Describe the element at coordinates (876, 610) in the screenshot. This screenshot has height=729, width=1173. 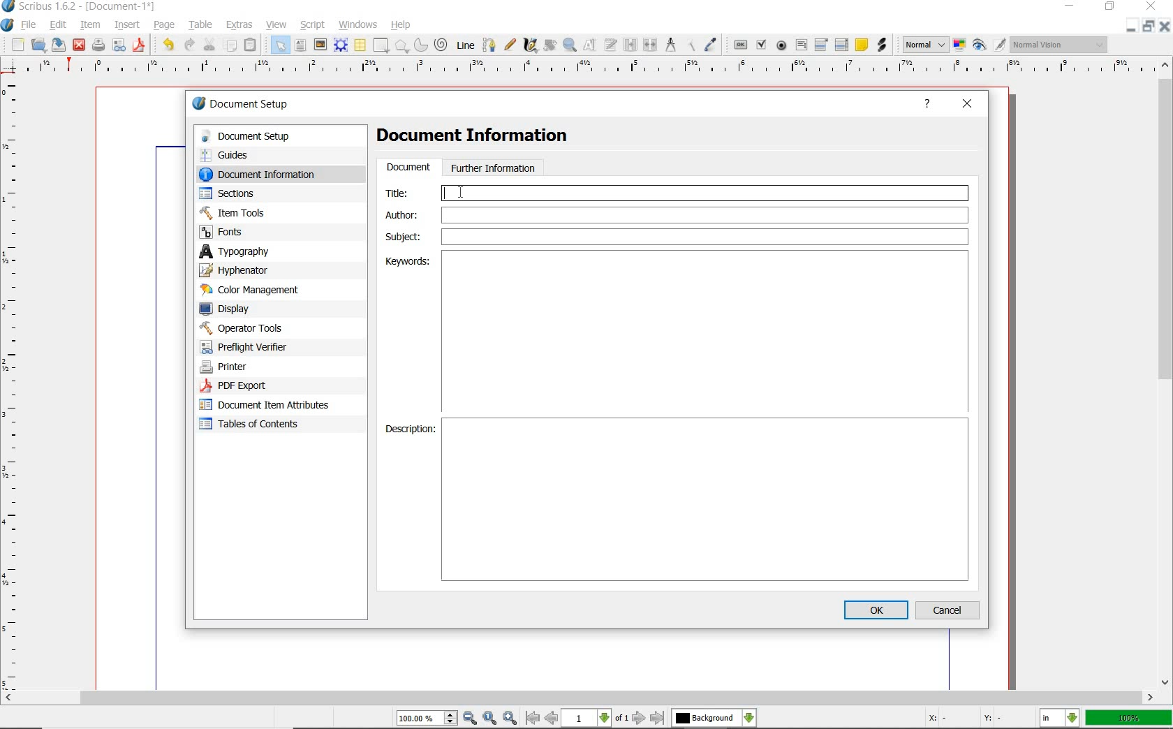
I see `ok` at that location.